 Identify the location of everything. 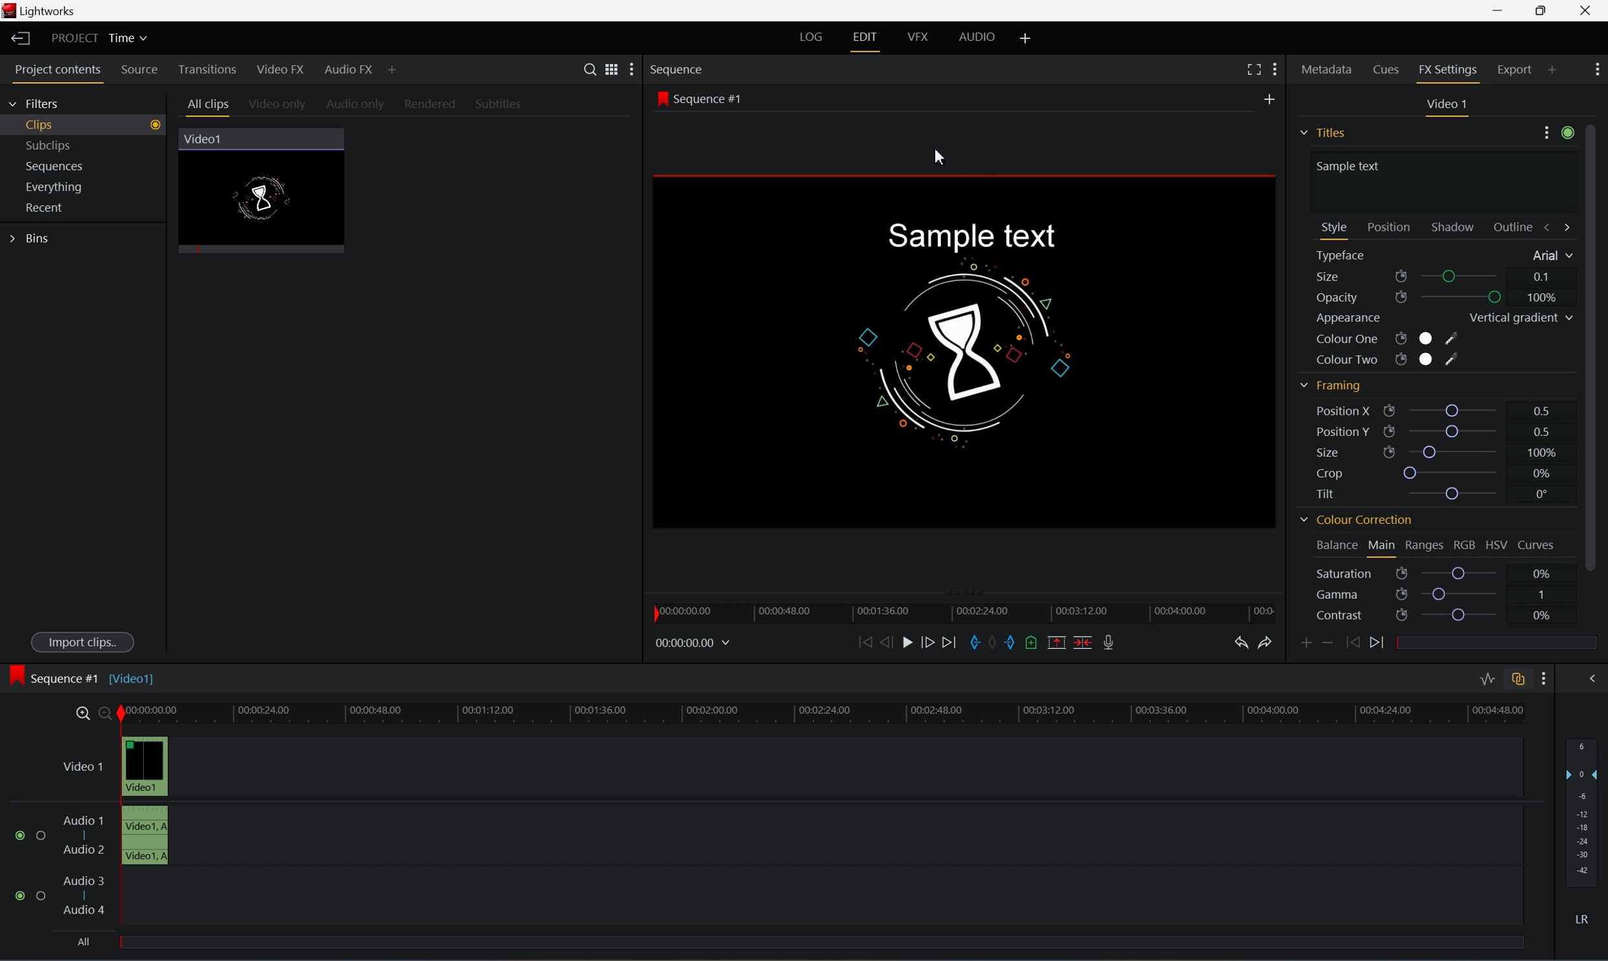
(60, 187).